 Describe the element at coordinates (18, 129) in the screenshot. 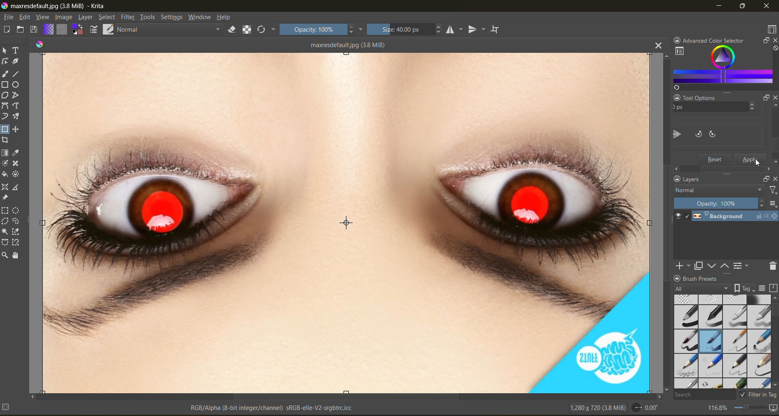

I see `tool` at that location.